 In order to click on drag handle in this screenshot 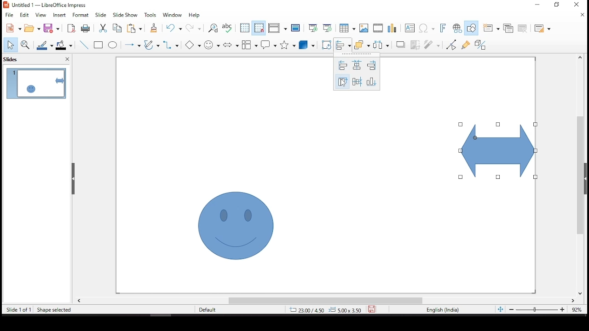, I will do `click(74, 179)`.